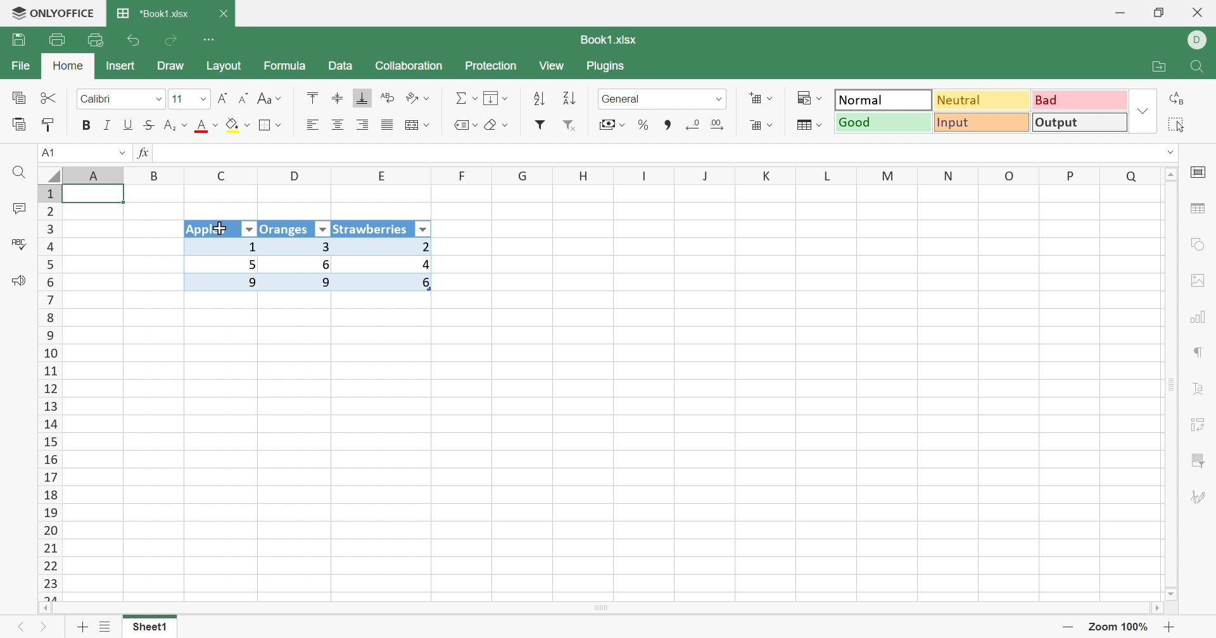  What do you see at coordinates (341, 66) in the screenshot?
I see `Data` at bounding box center [341, 66].